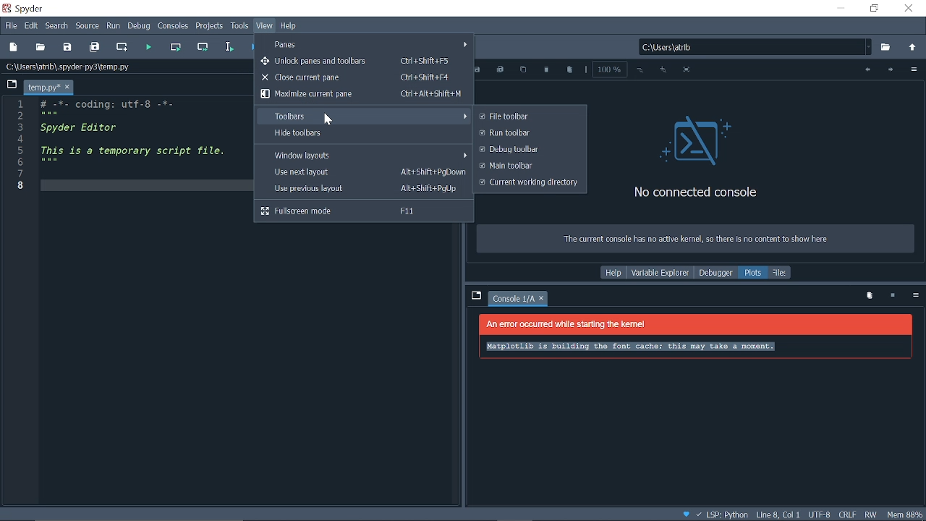  Describe the element at coordinates (328, 121) in the screenshot. I see `cursor` at that location.